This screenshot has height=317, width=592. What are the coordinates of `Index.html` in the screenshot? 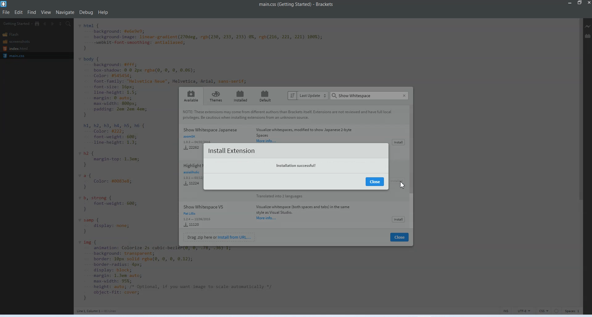 It's located at (15, 49).